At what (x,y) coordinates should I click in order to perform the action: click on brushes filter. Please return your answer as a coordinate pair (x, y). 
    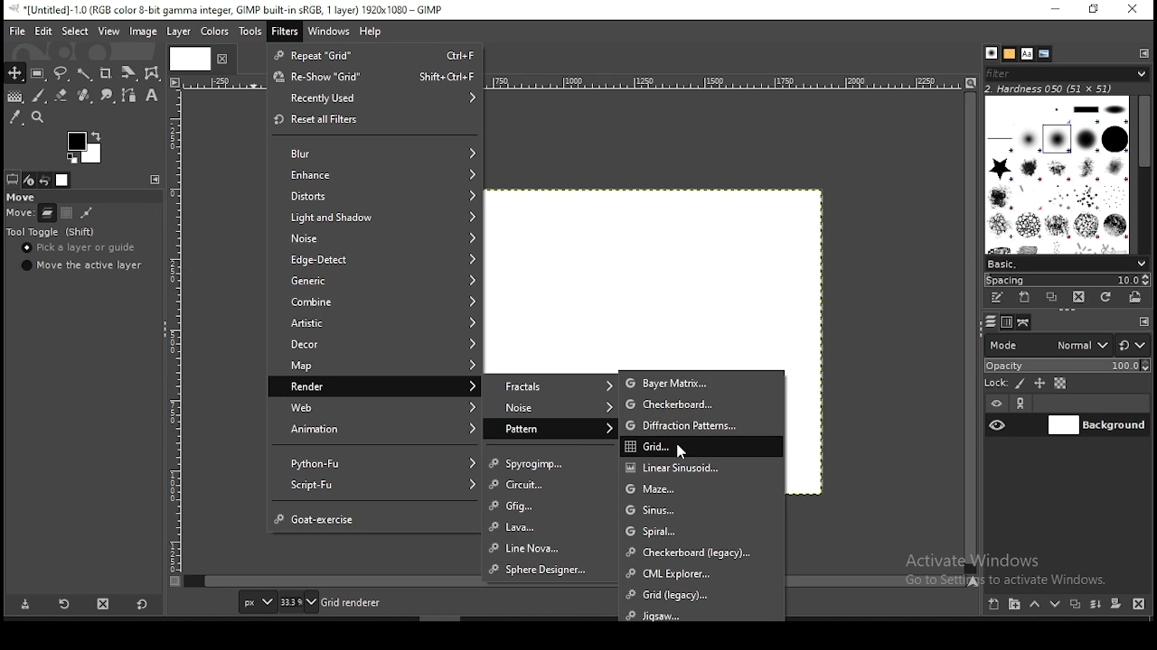
    Looking at the image, I should click on (1067, 73).